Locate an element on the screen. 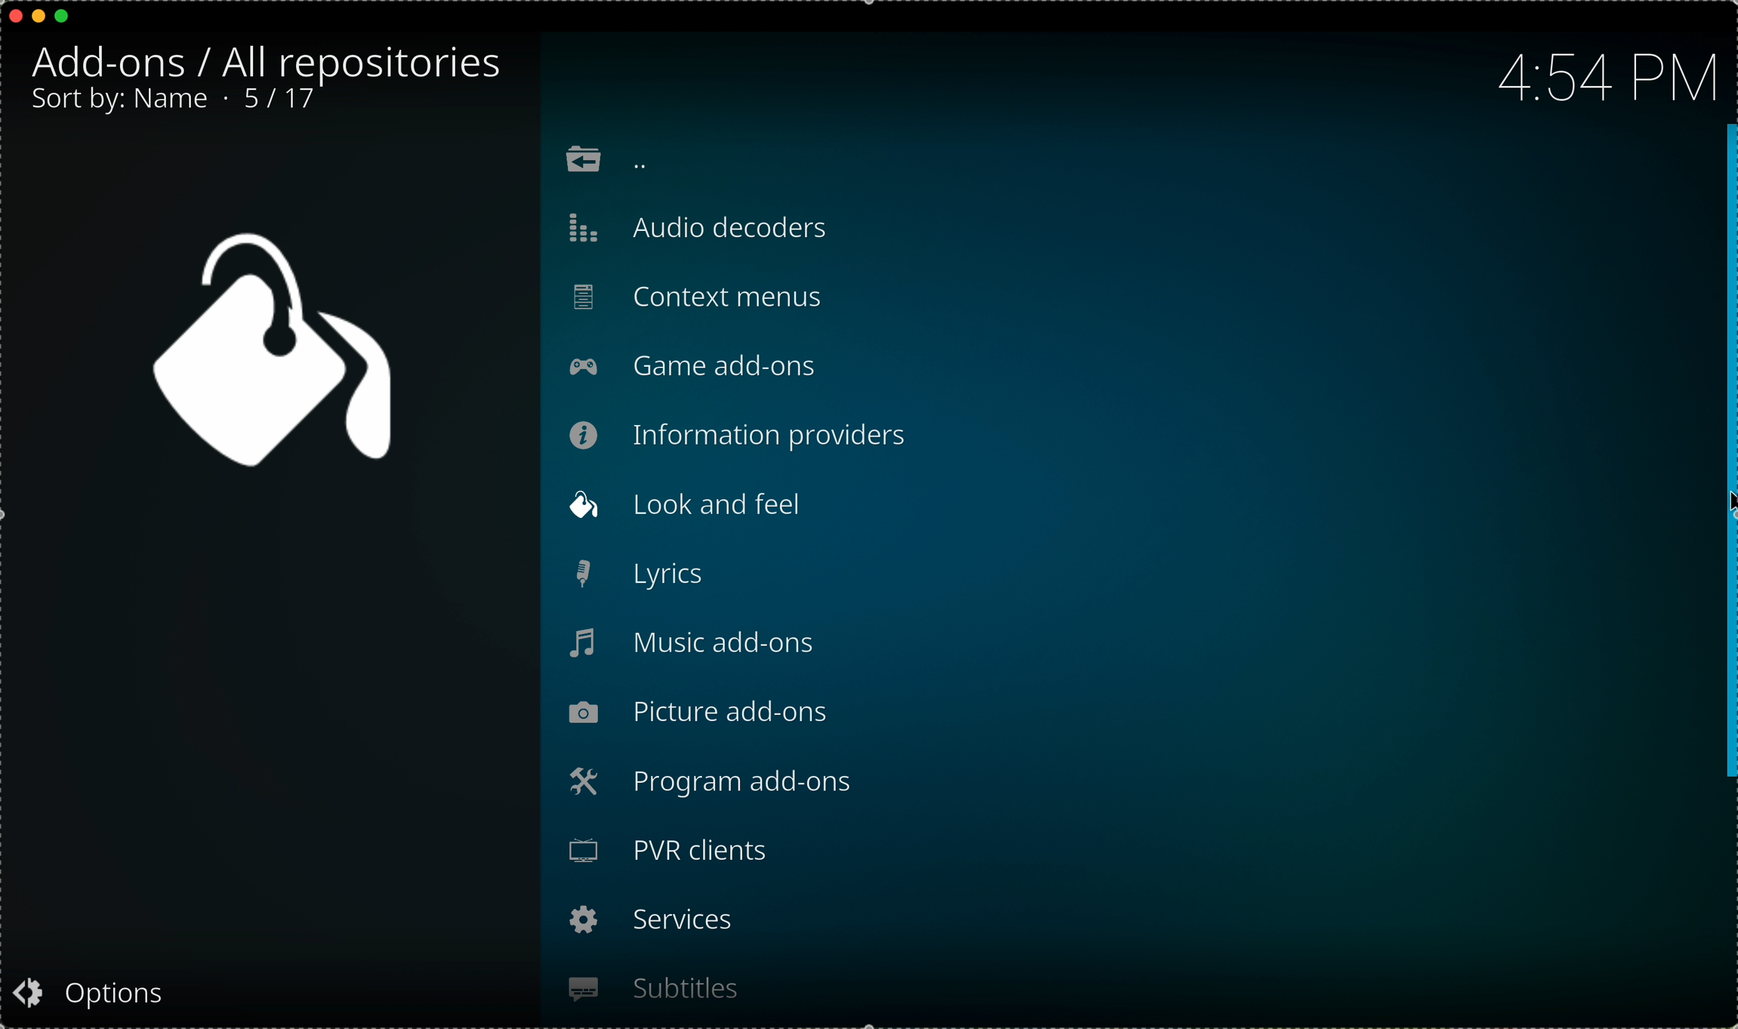 The width and height of the screenshot is (1738, 1029). back is located at coordinates (606, 164).